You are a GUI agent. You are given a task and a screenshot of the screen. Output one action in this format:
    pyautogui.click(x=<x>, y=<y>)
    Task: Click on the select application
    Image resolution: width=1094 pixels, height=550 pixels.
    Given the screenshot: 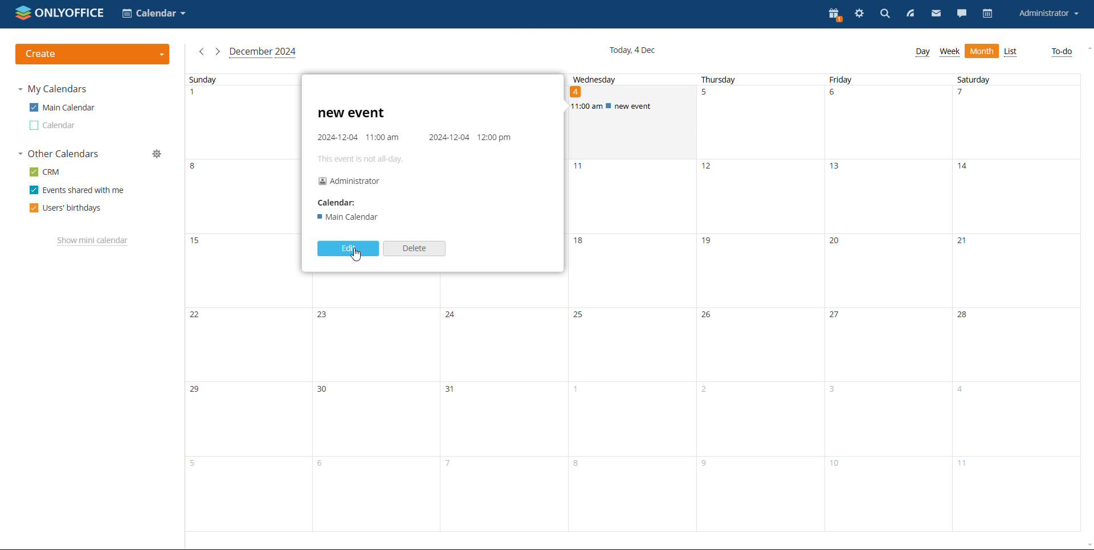 What is the action you would take?
    pyautogui.click(x=153, y=13)
    